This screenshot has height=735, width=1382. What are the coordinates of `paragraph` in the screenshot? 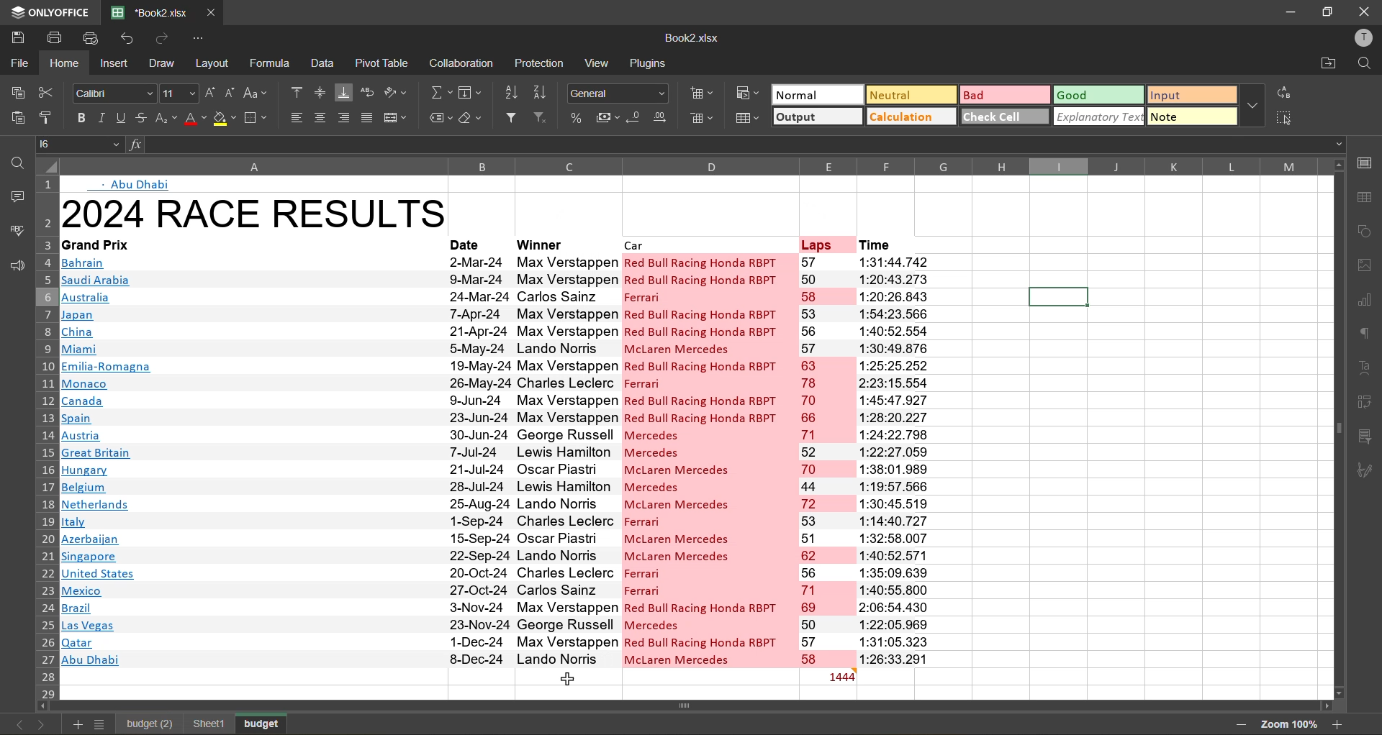 It's located at (1366, 332).